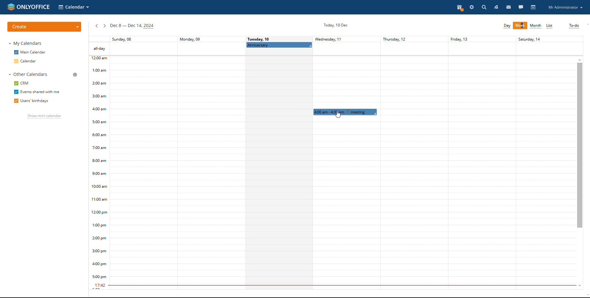  What do you see at coordinates (22, 83) in the screenshot?
I see `crm` at bounding box center [22, 83].